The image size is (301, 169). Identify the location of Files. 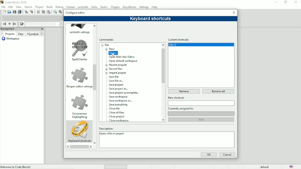
(21, 34).